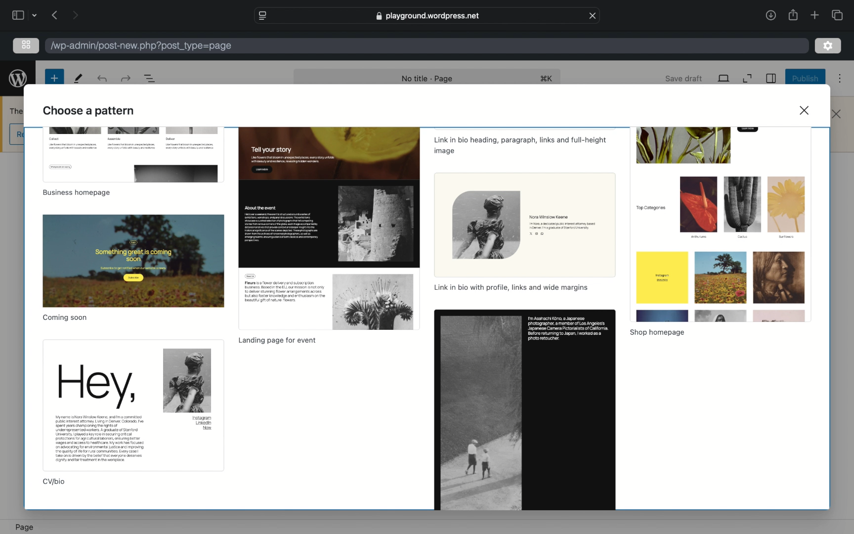 Image resolution: width=854 pixels, height=534 pixels. I want to click on choose a pattern, so click(89, 110).